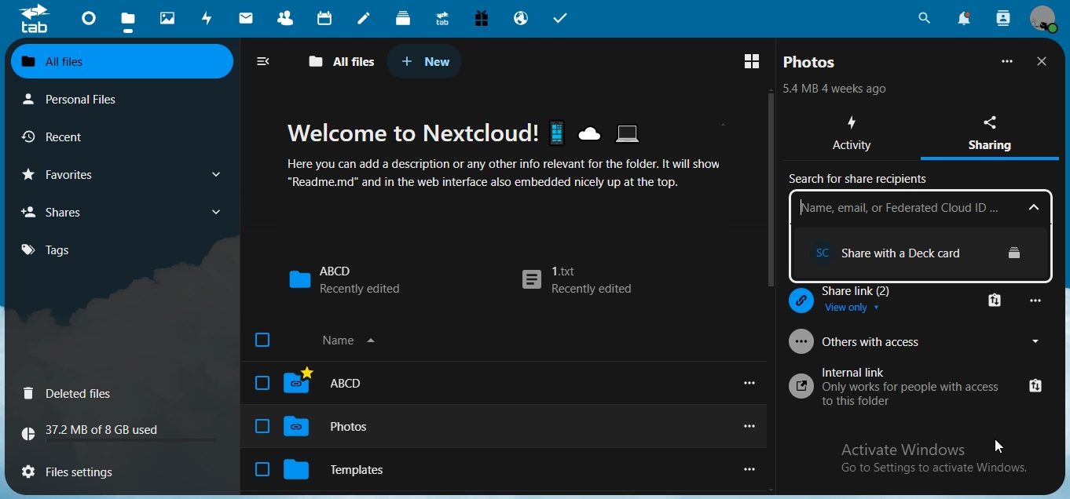 The height and width of the screenshot is (499, 1070). I want to click on Cursor, so click(999, 445).